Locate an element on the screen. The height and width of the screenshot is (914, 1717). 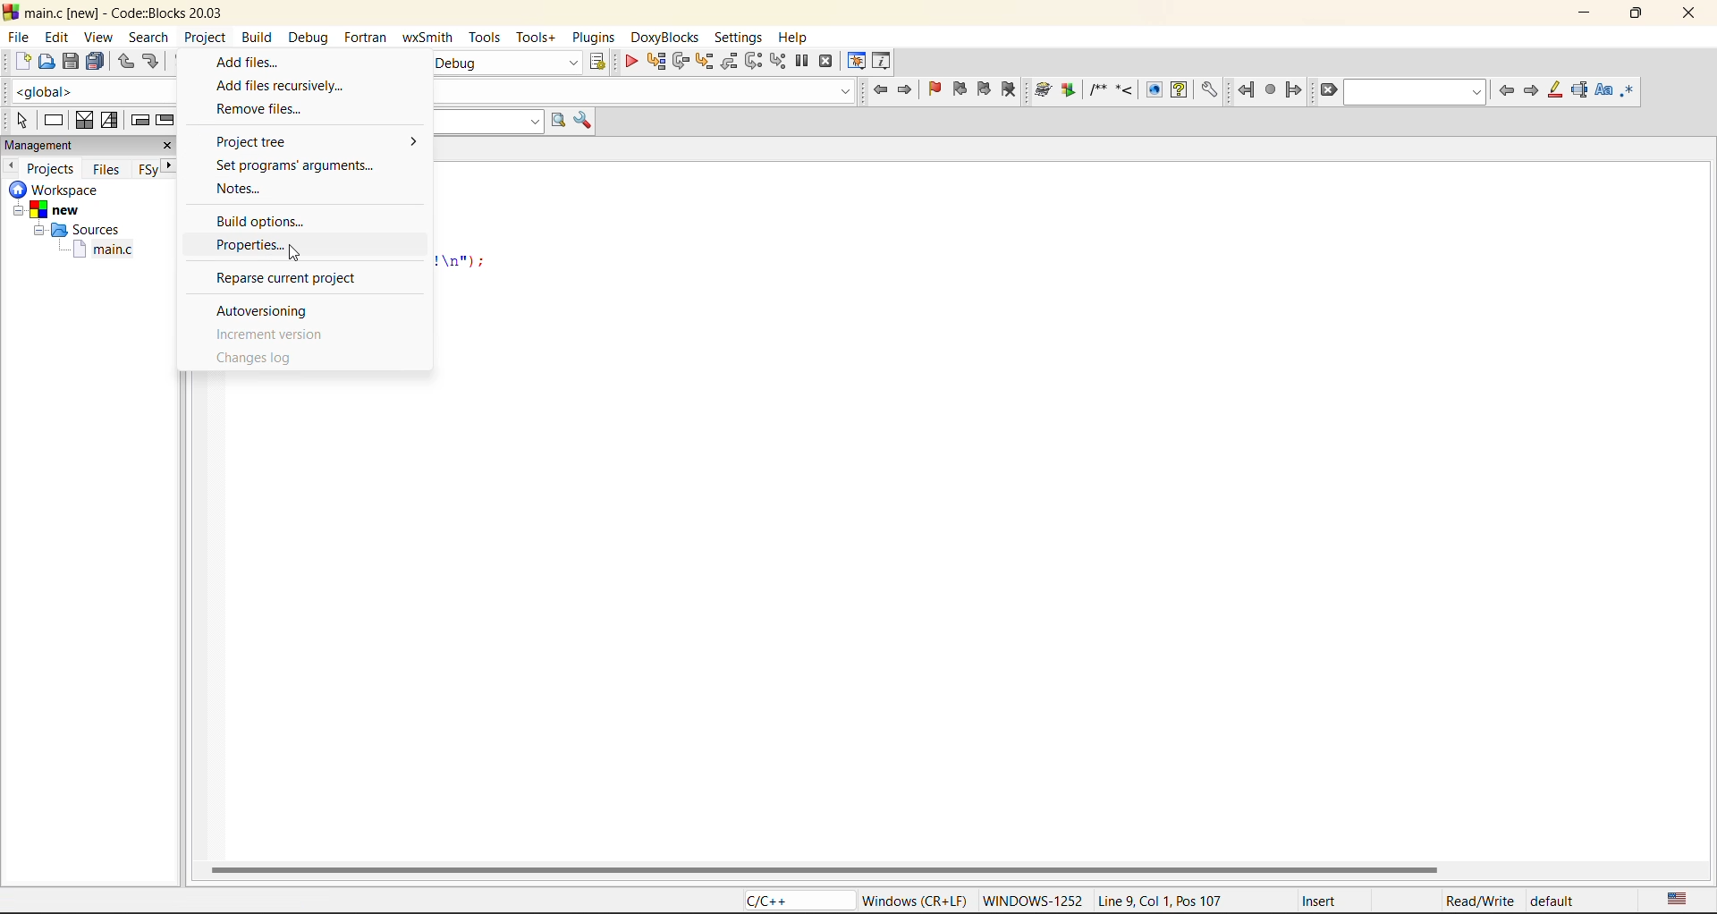
Read/Write is located at coordinates (1478, 901).